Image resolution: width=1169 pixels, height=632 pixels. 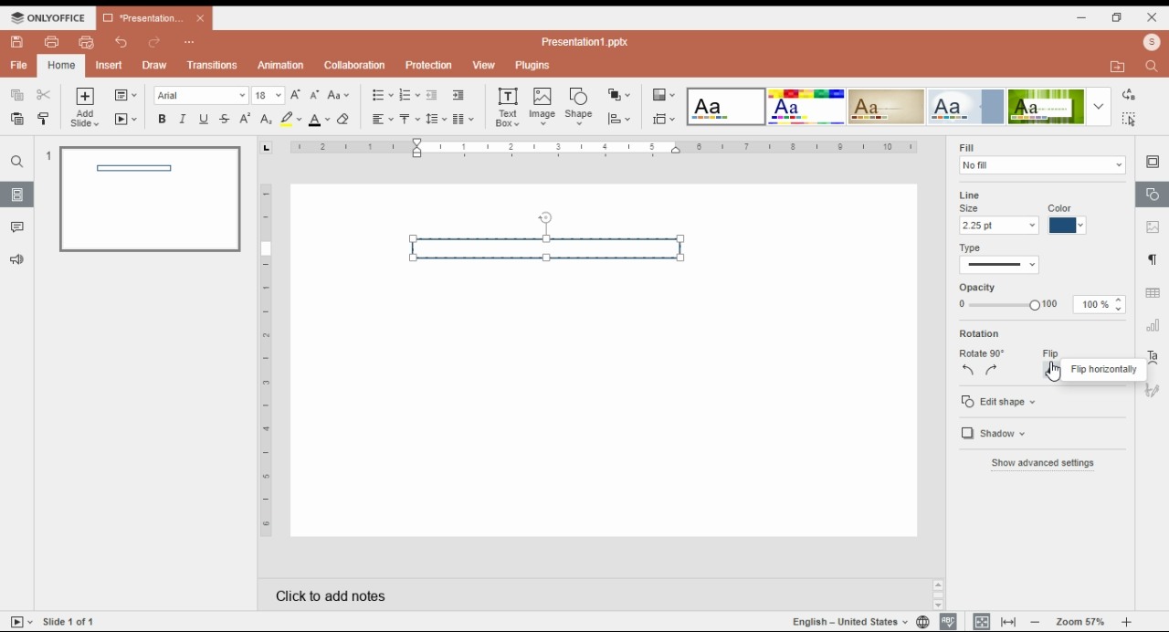 What do you see at coordinates (887, 106) in the screenshot?
I see `color theme` at bounding box center [887, 106].